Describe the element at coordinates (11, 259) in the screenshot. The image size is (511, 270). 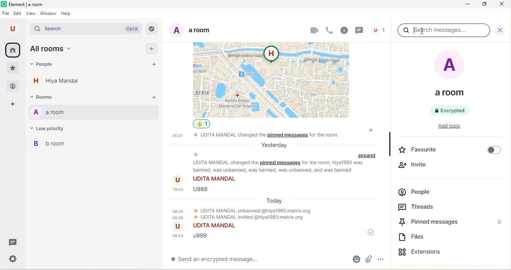
I see `quick settings` at that location.